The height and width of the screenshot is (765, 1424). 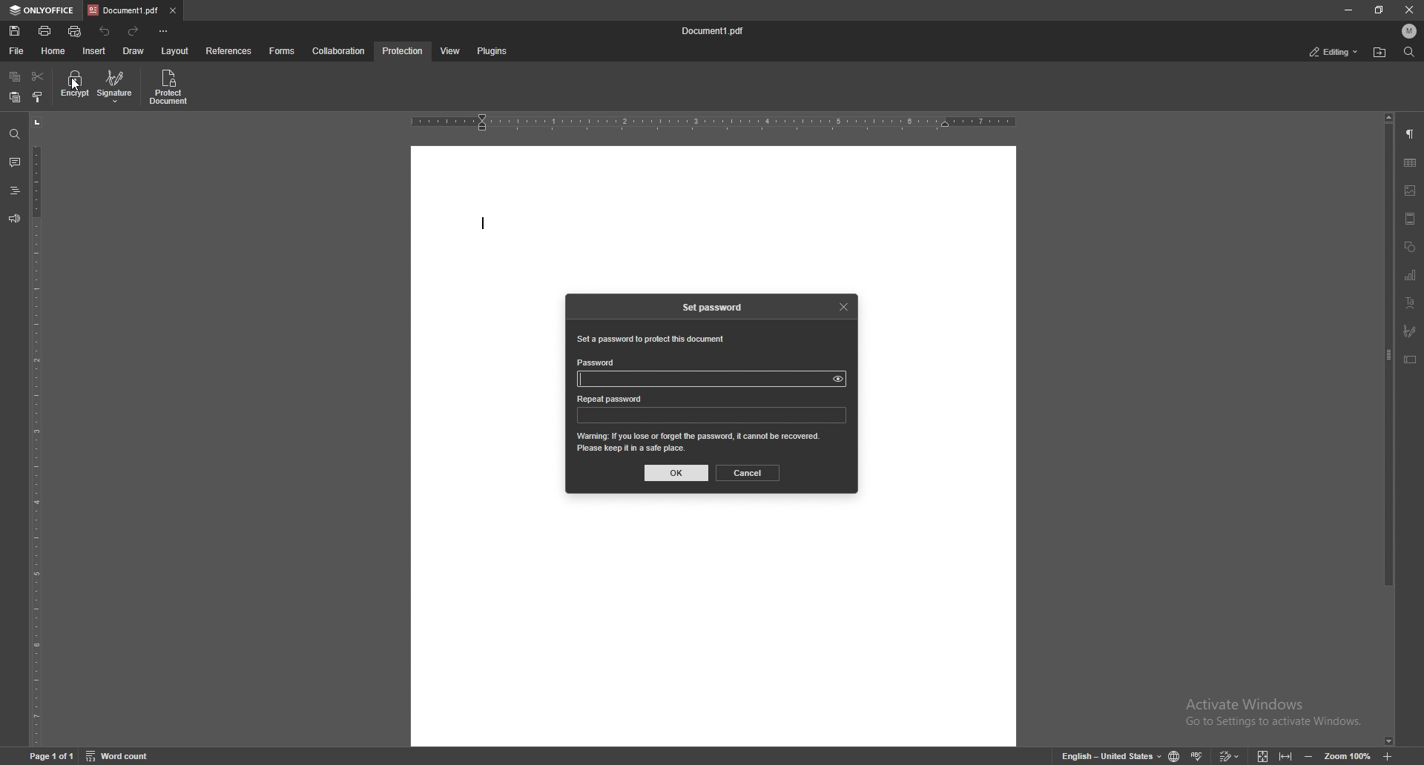 What do you see at coordinates (715, 31) in the screenshot?
I see `file name` at bounding box center [715, 31].